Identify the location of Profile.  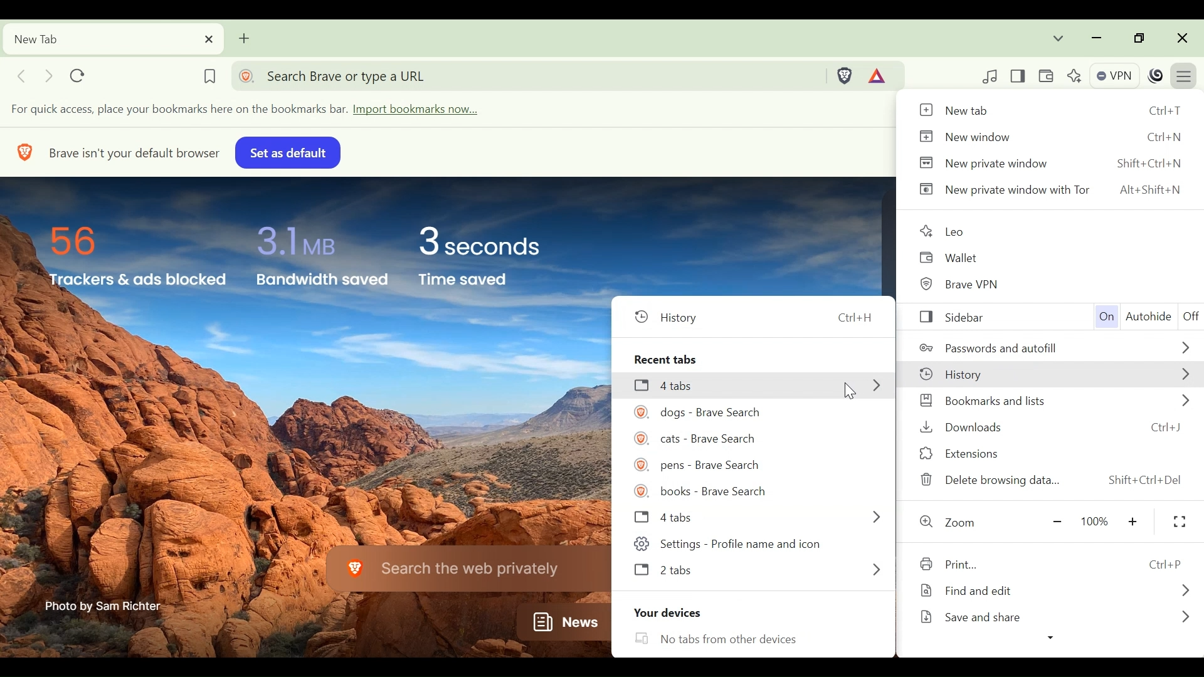
(1156, 75).